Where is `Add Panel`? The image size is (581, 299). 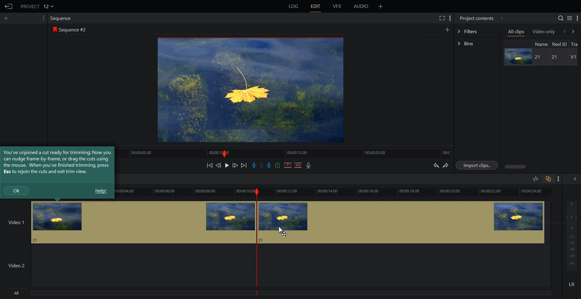
Add Panel is located at coordinates (502, 18).